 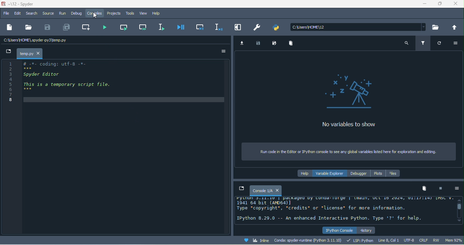 What do you see at coordinates (86, 27) in the screenshot?
I see `create new cell` at bounding box center [86, 27].